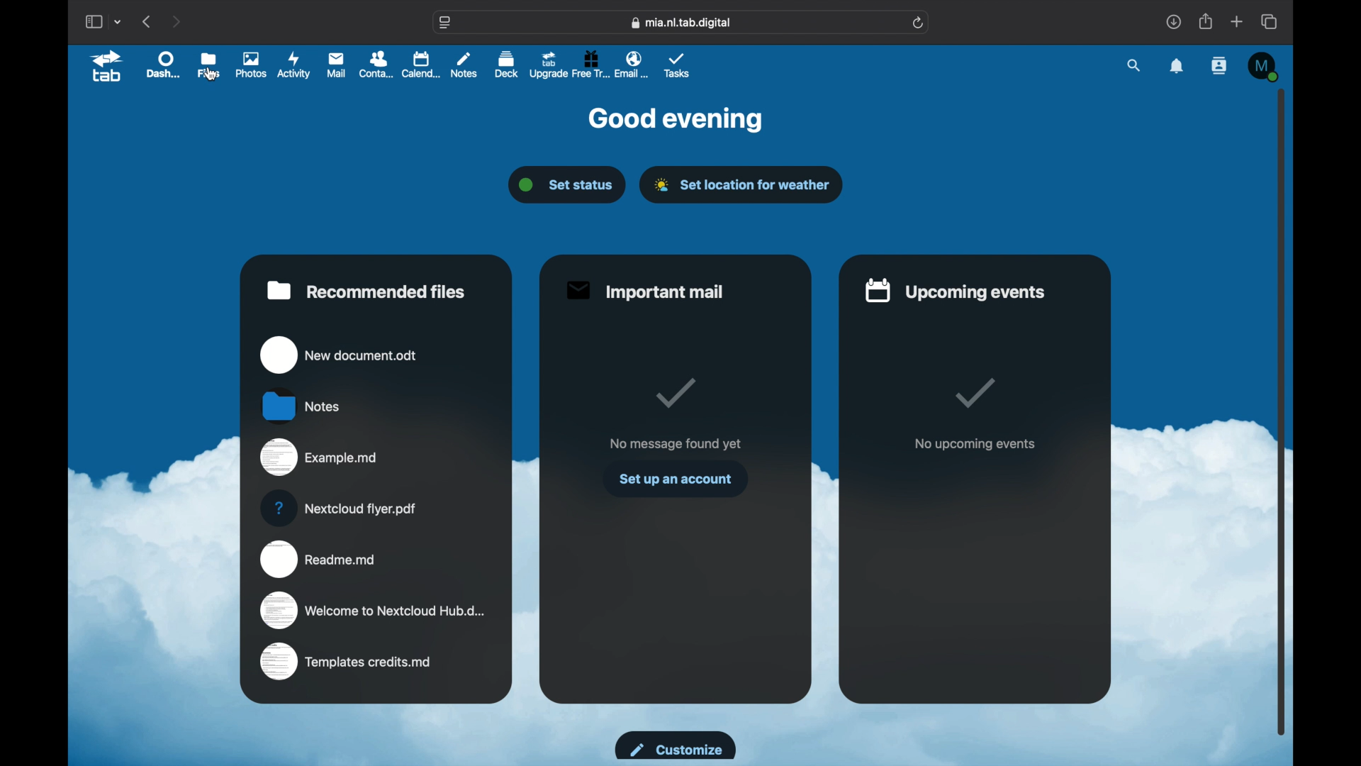 The image size is (1361, 766). What do you see at coordinates (147, 21) in the screenshot?
I see `previous` at bounding box center [147, 21].